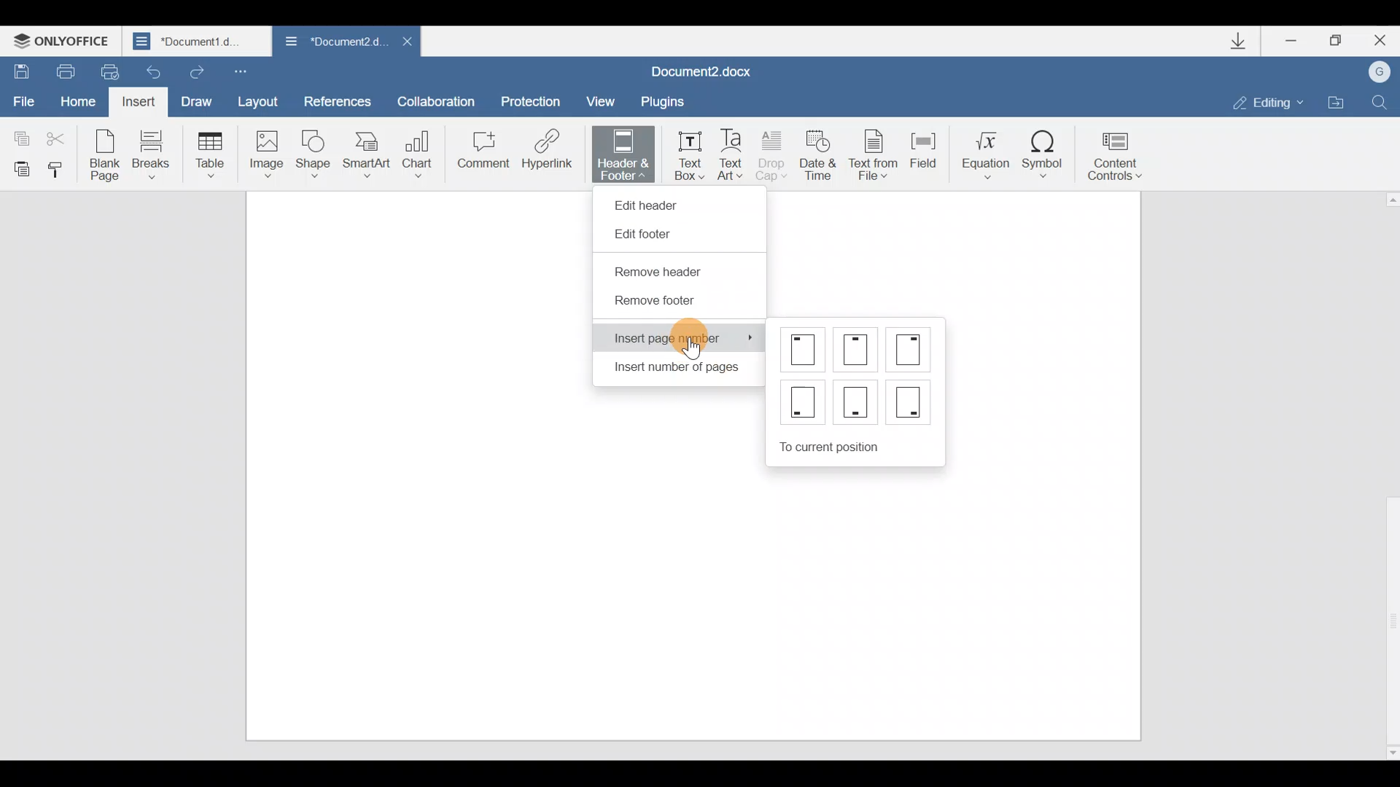 This screenshot has width=1400, height=787. Describe the element at coordinates (441, 100) in the screenshot. I see `Collaboration` at that location.